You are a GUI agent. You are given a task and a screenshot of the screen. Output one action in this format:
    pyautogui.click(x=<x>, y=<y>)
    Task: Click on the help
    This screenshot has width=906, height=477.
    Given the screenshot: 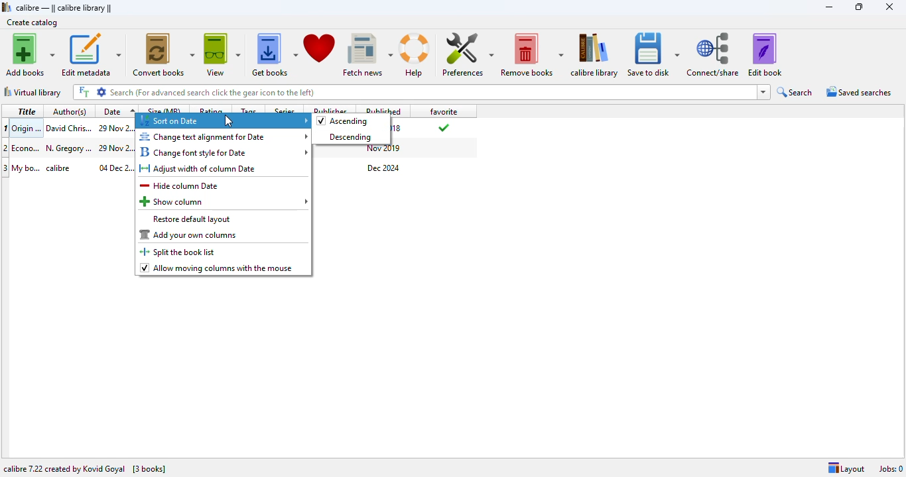 What is the action you would take?
    pyautogui.click(x=416, y=55)
    